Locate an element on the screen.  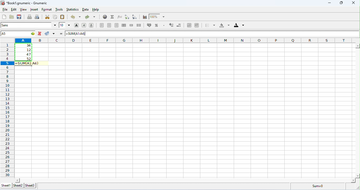
borders is located at coordinates (210, 25).